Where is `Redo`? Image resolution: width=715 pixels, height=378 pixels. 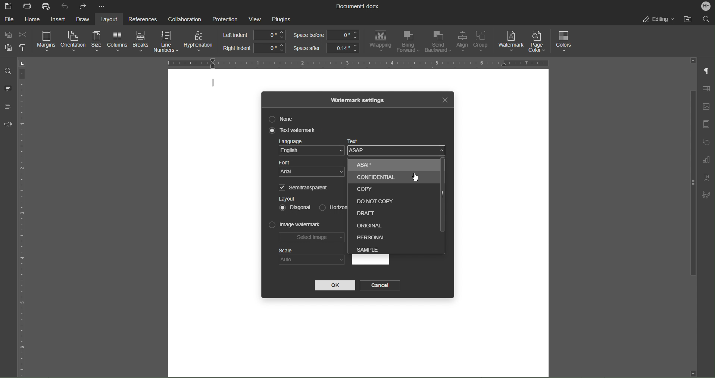 Redo is located at coordinates (82, 6).